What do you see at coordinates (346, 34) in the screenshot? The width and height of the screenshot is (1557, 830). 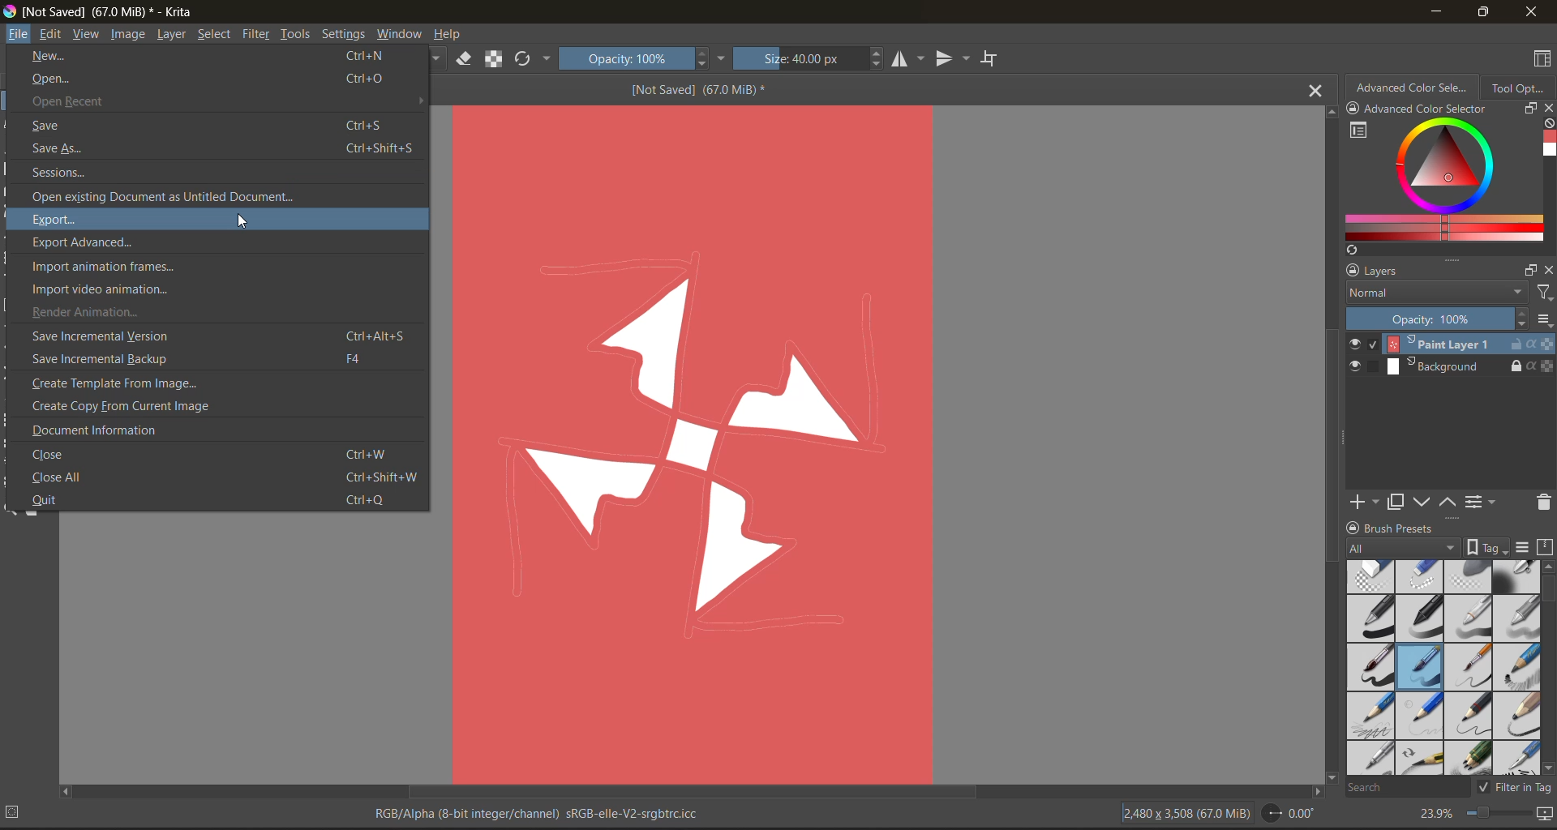 I see `settings` at bounding box center [346, 34].